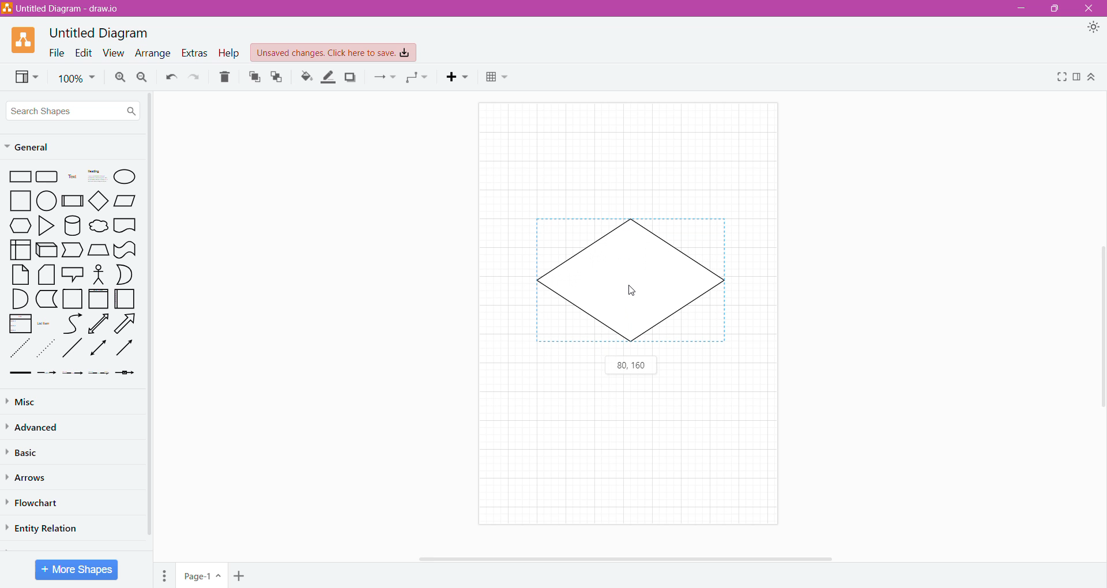  What do you see at coordinates (20, 351) in the screenshot?
I see `Dashed Line` at bounding box center [20, 351].